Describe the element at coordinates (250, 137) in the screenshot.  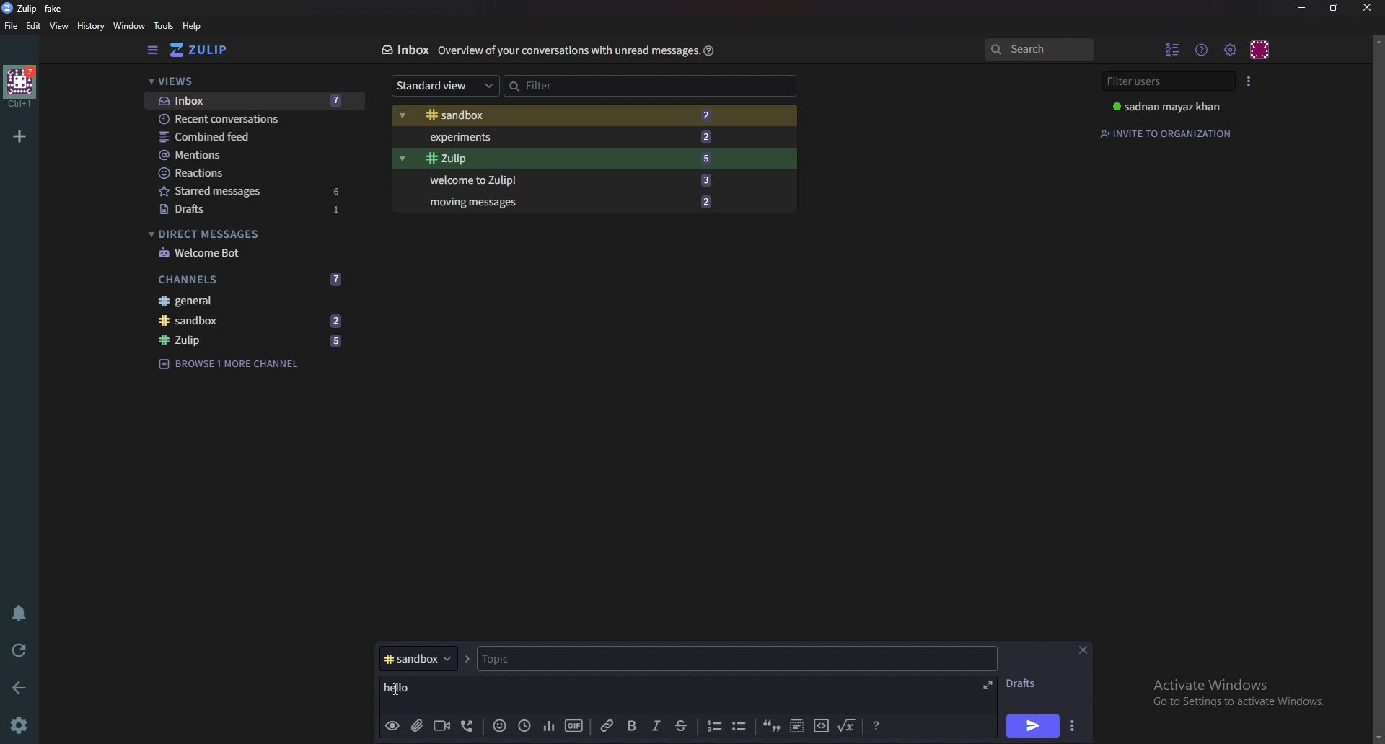
I see `Combined feed` at that location.